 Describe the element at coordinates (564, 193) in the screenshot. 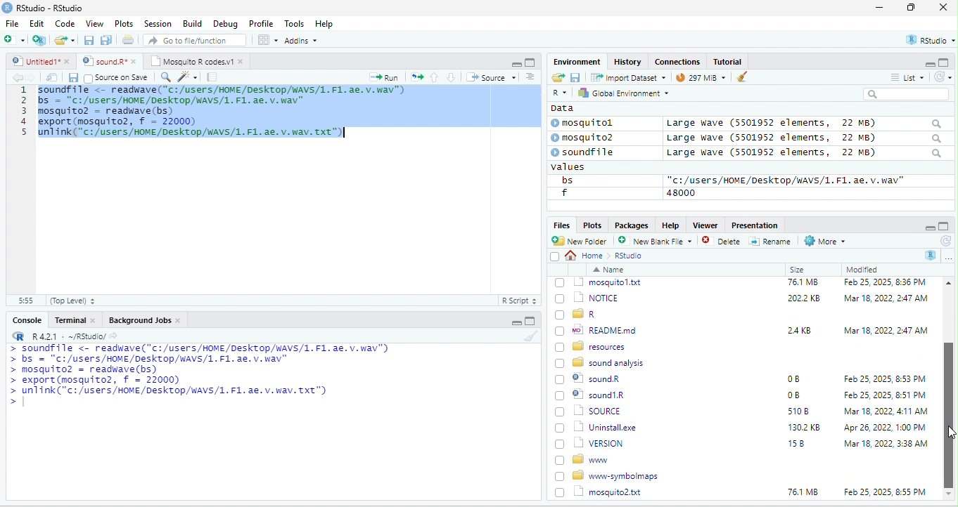

I see `f` at that location.